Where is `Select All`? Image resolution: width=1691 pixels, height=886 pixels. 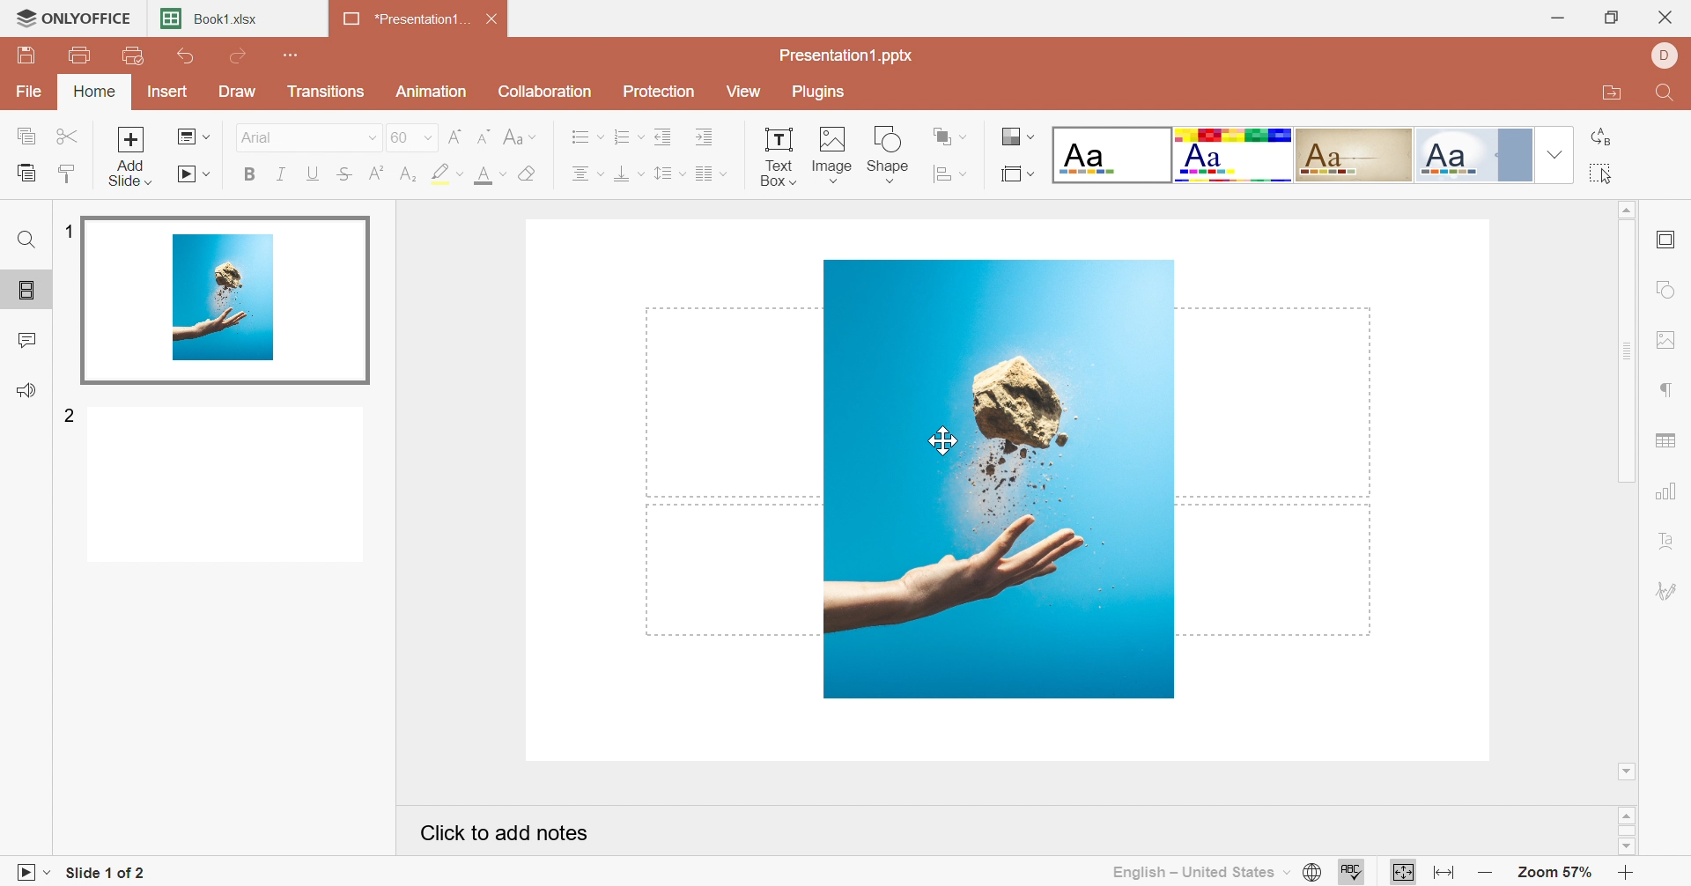
Select All is located at coordinates (1601, 174).